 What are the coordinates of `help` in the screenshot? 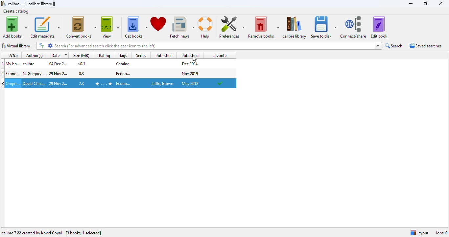 It's located at (206, 27).